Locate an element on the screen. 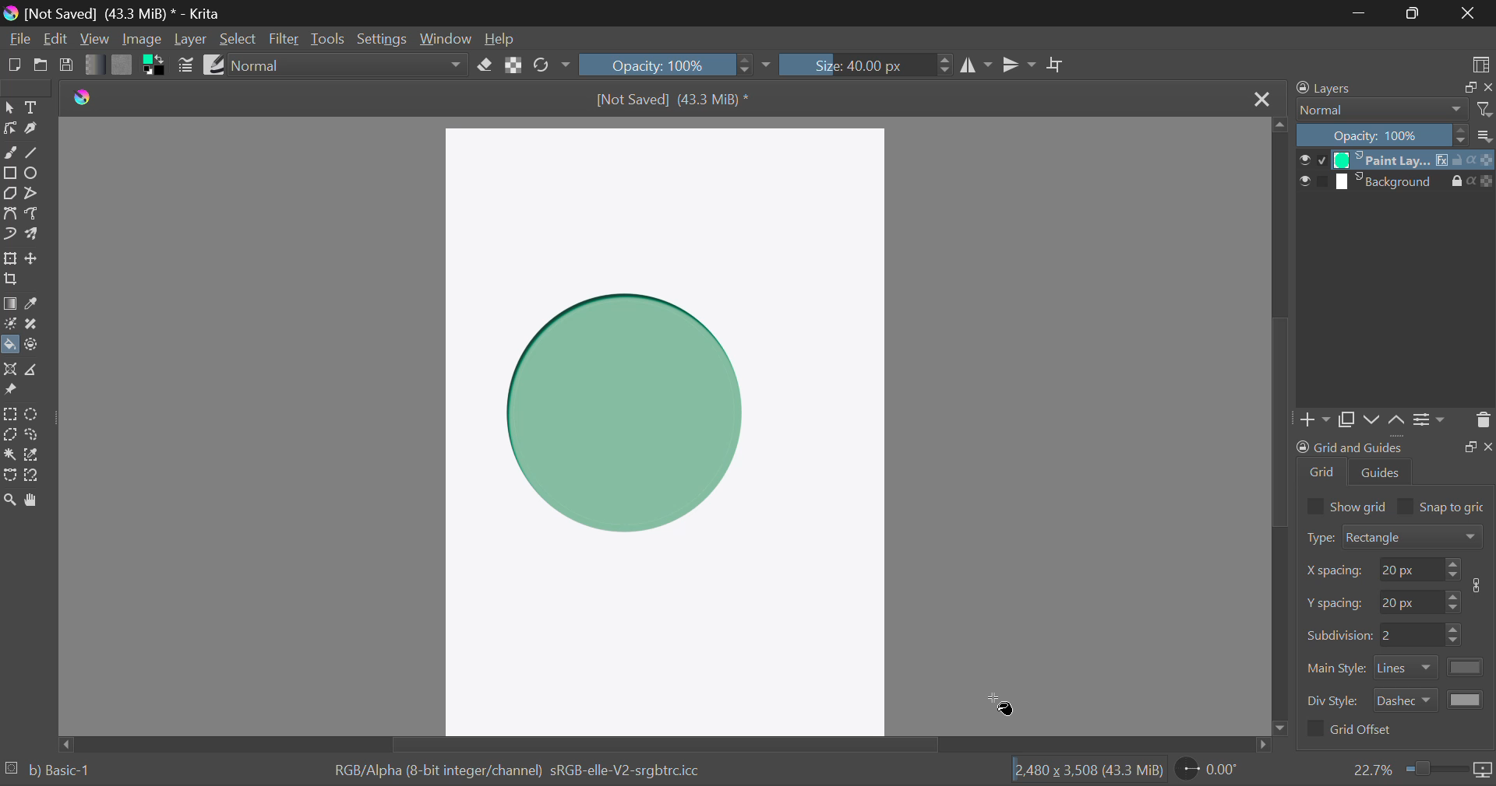  Crop is located at coordinates (1057, 65).